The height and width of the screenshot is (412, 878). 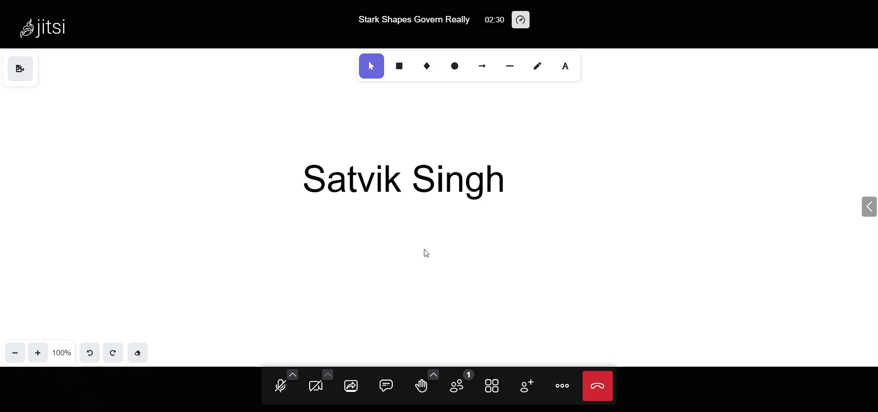 I want to click on Stark Shapes Govern Really, so click(x=414, y=20).